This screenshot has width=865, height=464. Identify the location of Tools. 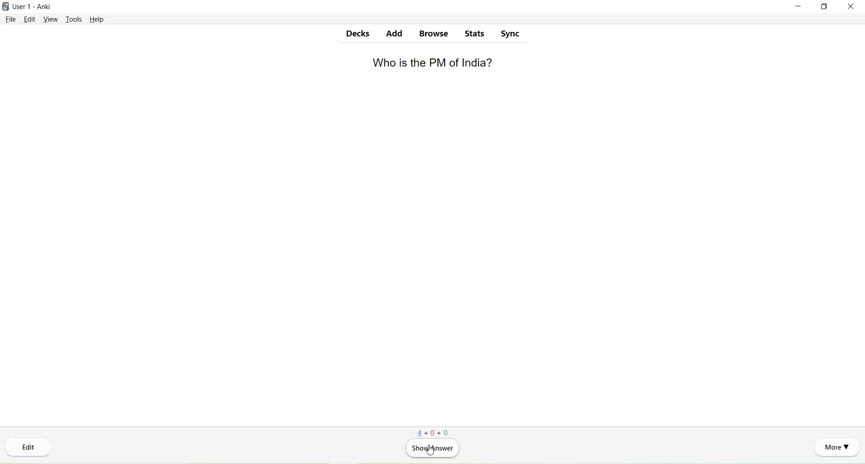
(73, 20).